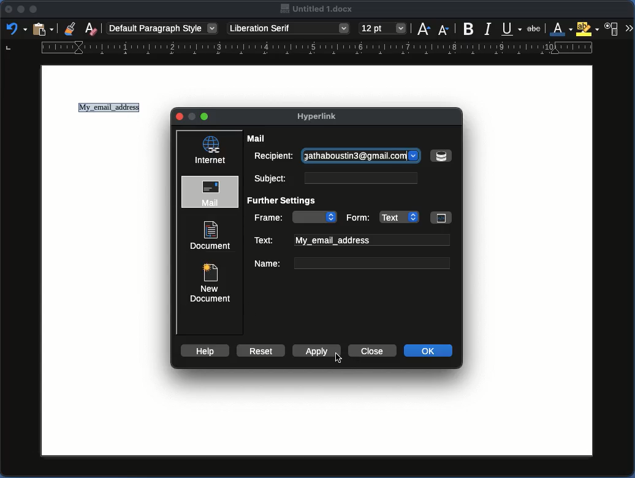 The height and width of the screenshot is (478, 635). What do you see at coordinates (559, 29) in the screenshot?
I see `Font color` at bounding box center [559, 29].